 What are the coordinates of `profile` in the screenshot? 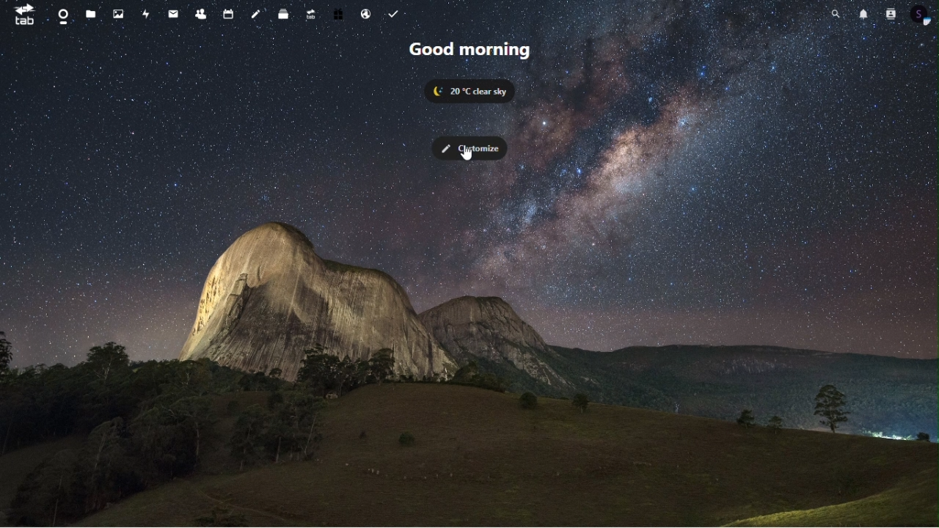 It's located at (921, 17).